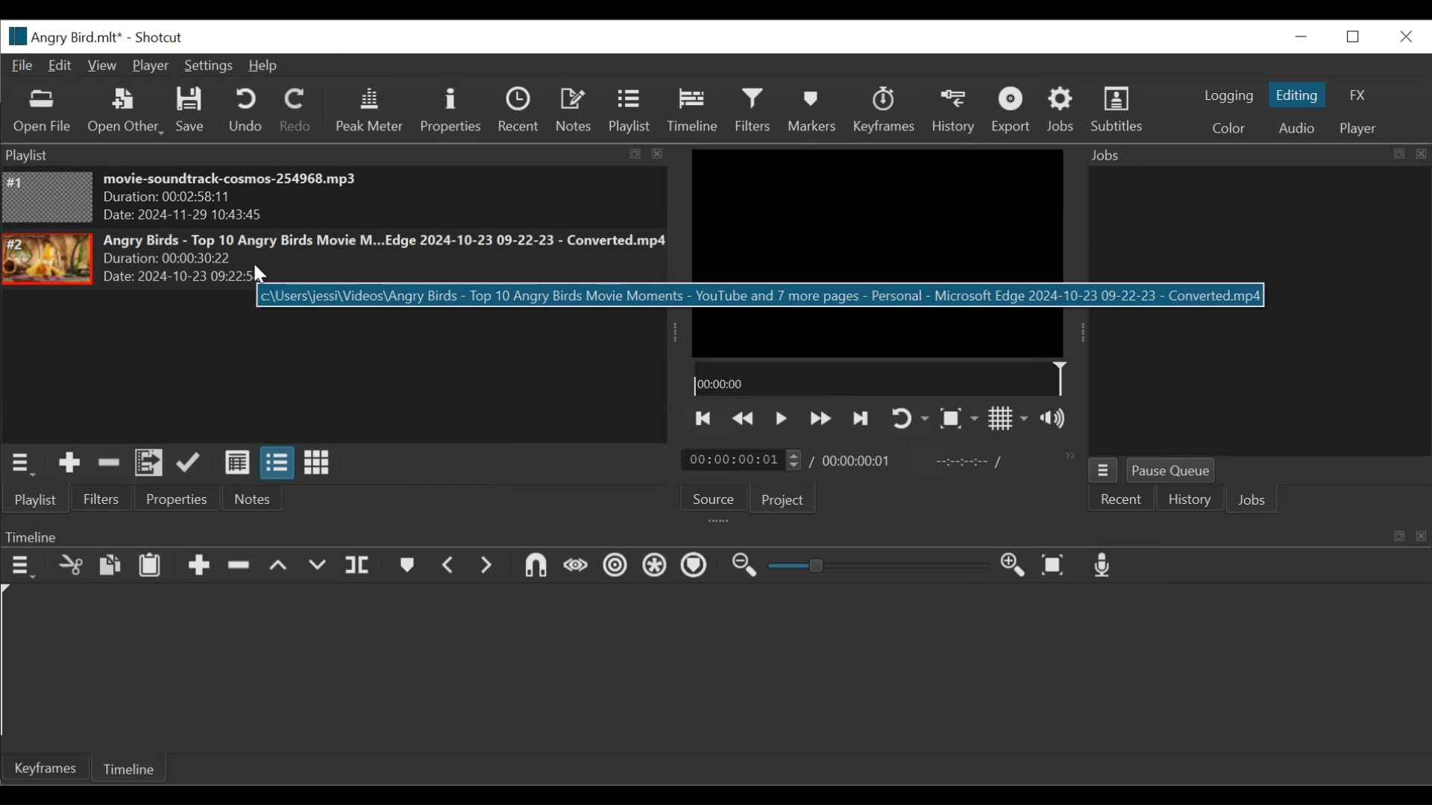  What do you see at coordinates (1103, 470) in the screenshot?
I see `Jobs Menu` at bounding box center [1103, 470].